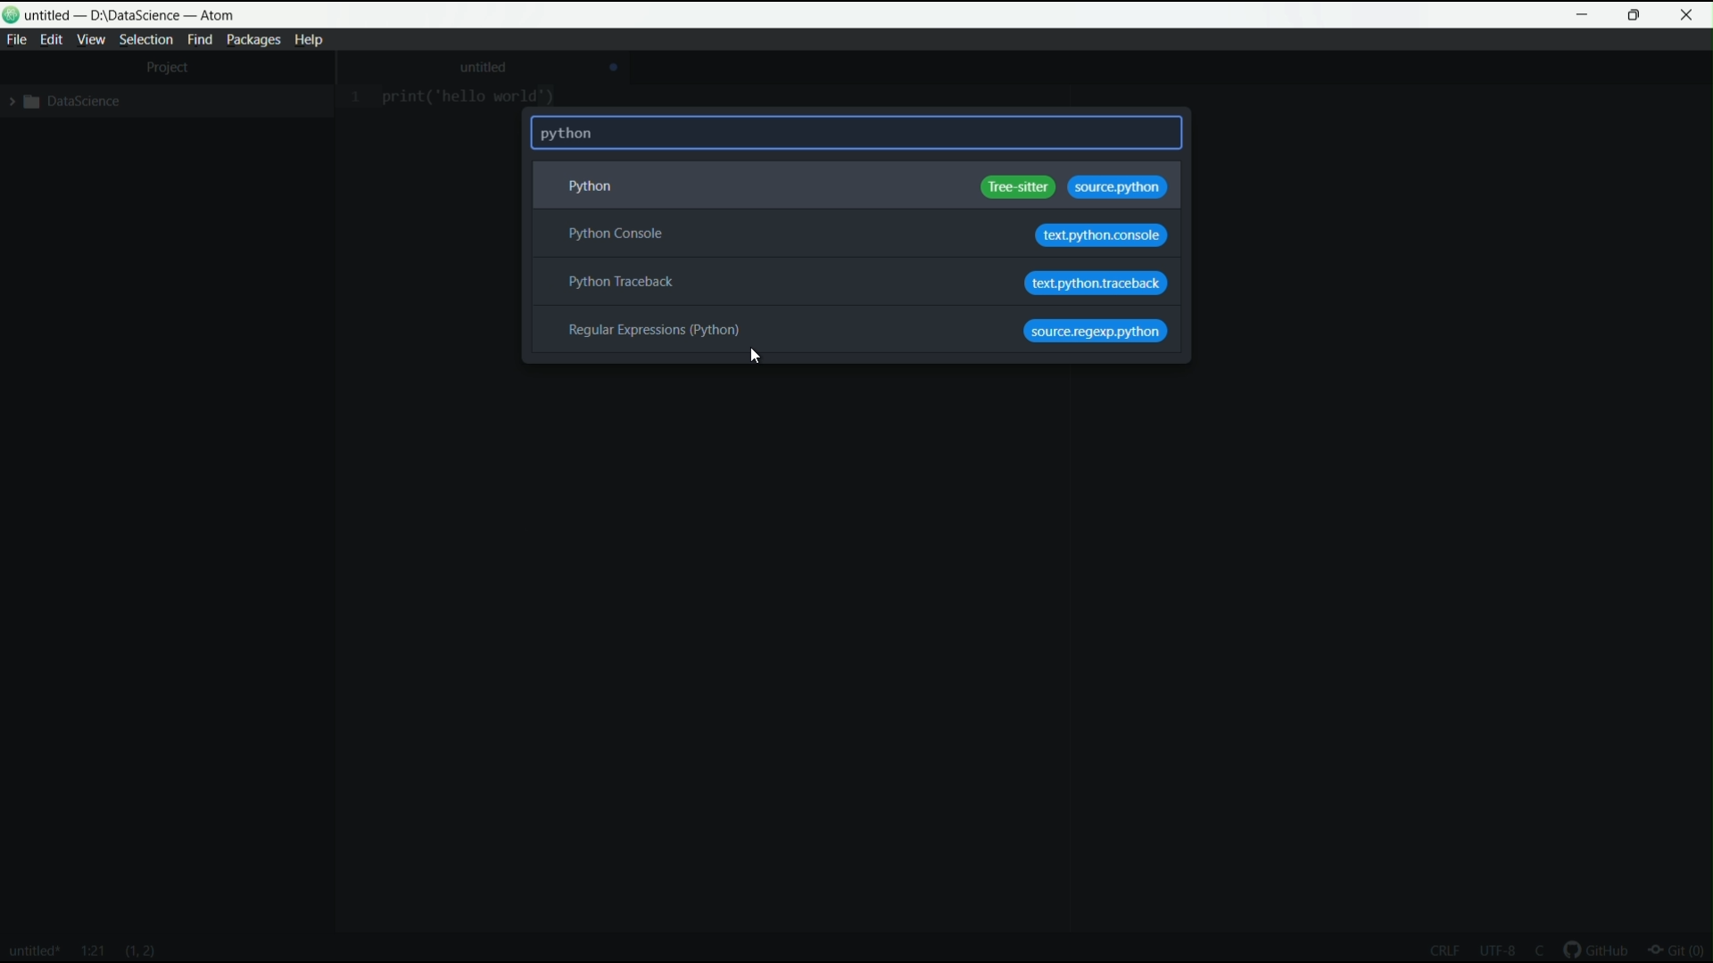 Image resolution: width=1713 pixels, height=963 pixels. I want to click on encoding, so click(1497, 952).